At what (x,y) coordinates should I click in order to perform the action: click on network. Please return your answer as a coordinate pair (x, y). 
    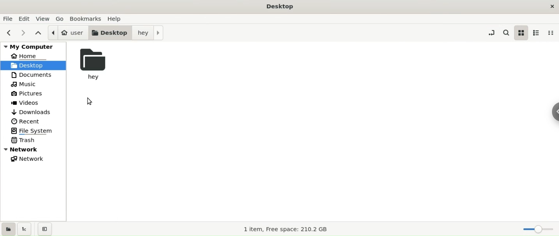
    Looking at the image, I should click on (37, 160).